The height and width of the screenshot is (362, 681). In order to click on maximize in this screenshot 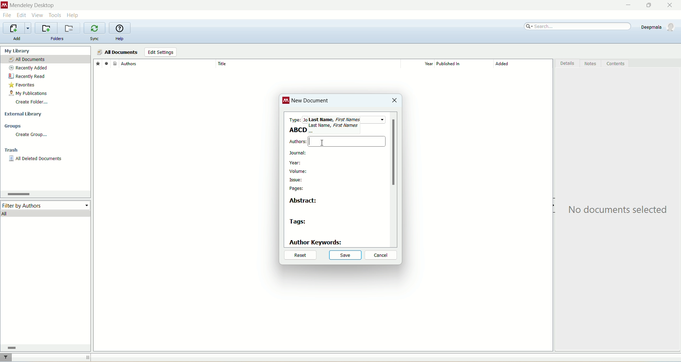, I will do `click(647, 5)`.